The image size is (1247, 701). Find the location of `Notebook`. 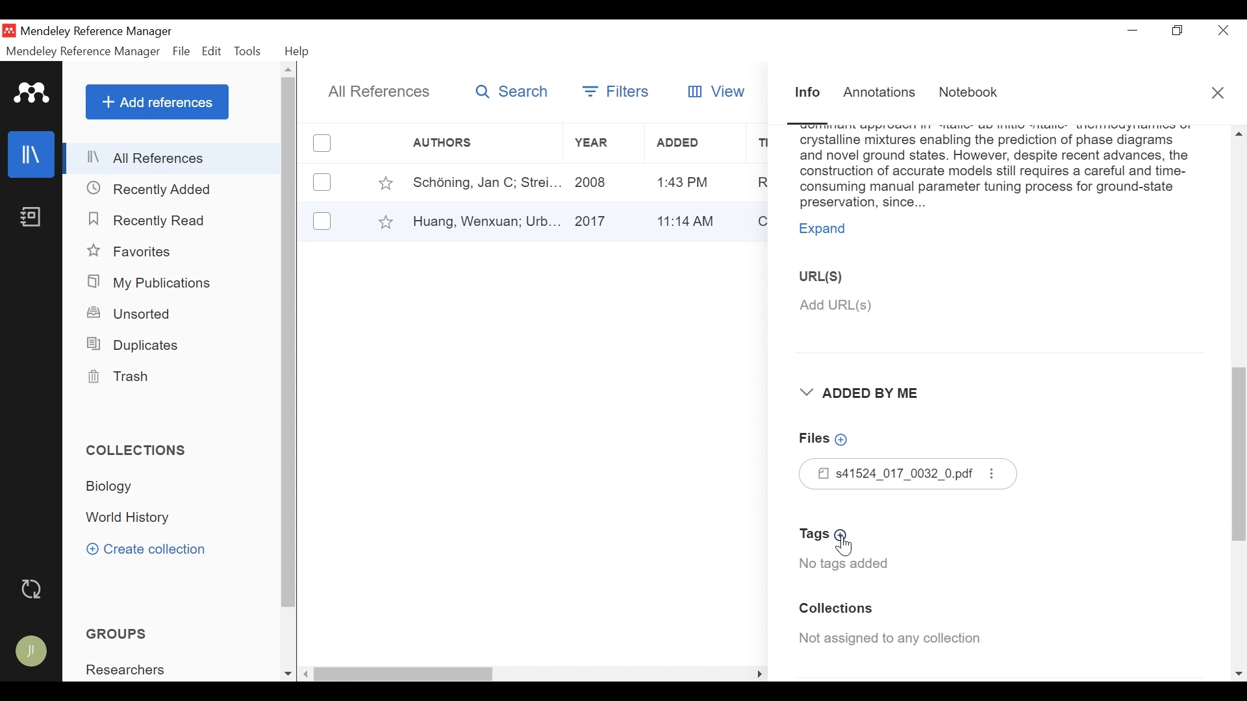

Notebook is located at coordinates (31, 216).